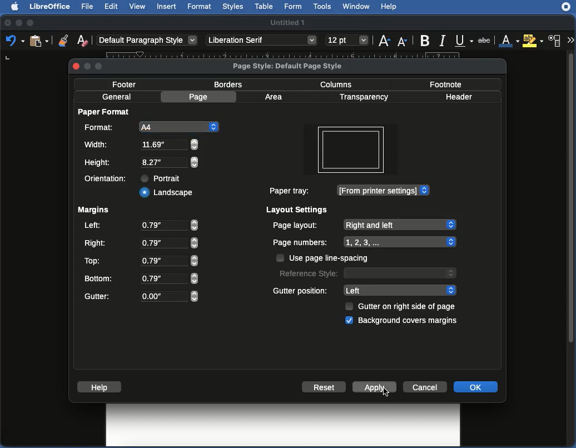 The image size is (576, 448). What do you see at coordinates (334, 258) in the screenshot?
I see `Page line spacing ` at bounding box center [334, 258].